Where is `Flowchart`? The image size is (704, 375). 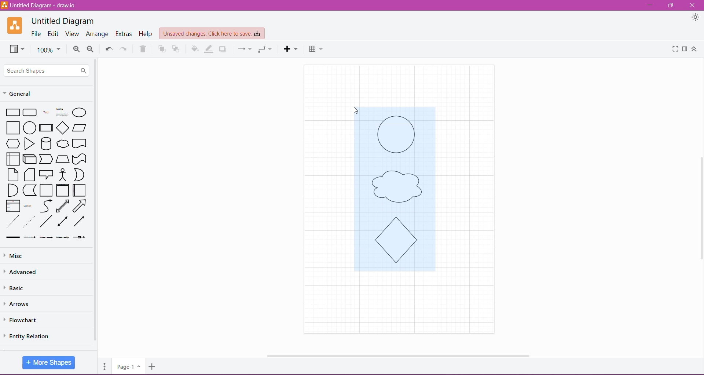
Flowchart is located at coordinates (25, 320).